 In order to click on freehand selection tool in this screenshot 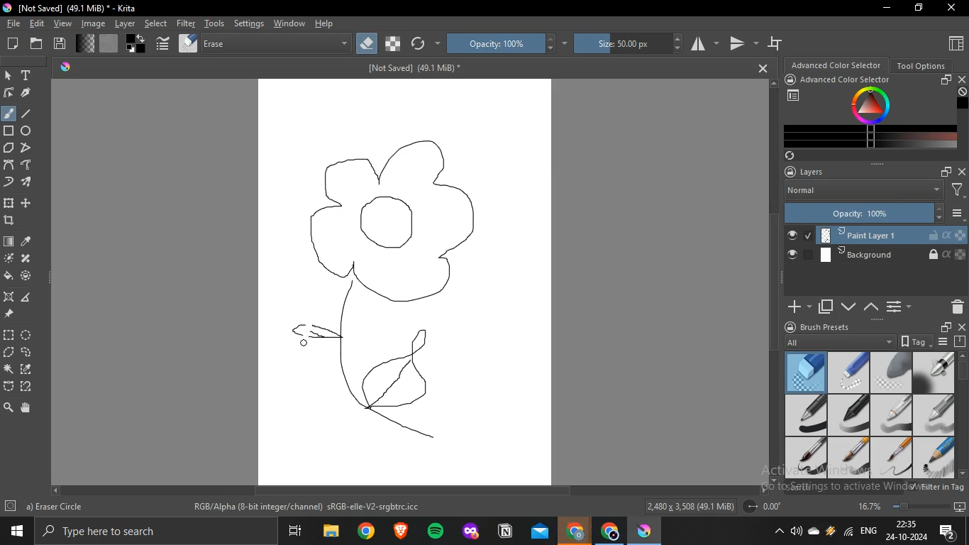, I will do `click(26, 351)`.